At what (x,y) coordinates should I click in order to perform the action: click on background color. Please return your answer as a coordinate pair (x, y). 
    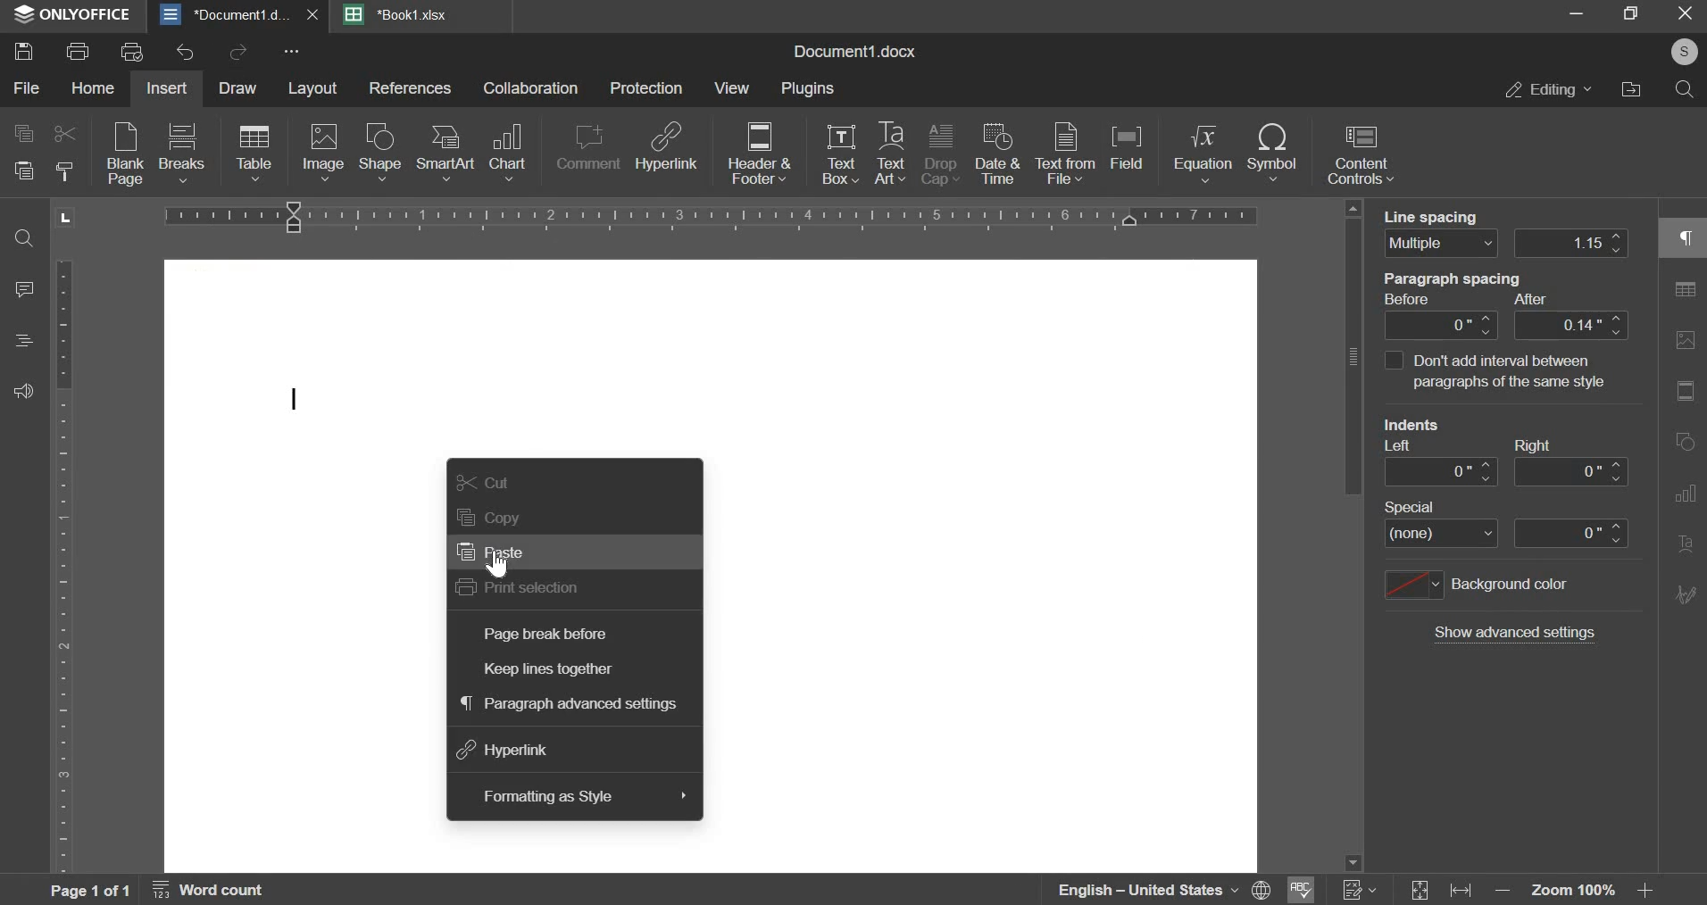
    Looking at the image, I should click on (1477, 585).